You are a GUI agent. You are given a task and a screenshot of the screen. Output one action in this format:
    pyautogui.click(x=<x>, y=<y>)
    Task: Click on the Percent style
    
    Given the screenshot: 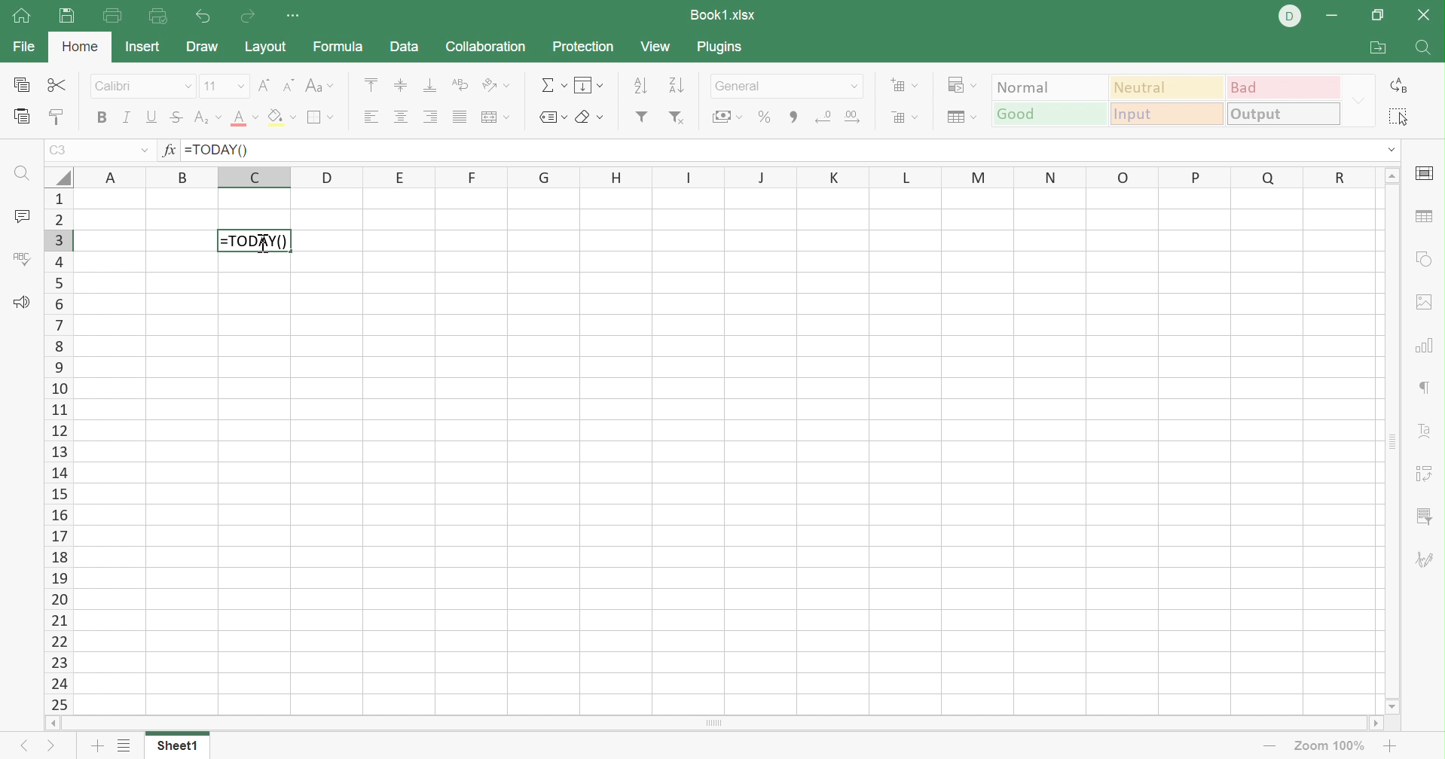 What is the action you would take?
    pyautogui.click(x=762, y=117)
    